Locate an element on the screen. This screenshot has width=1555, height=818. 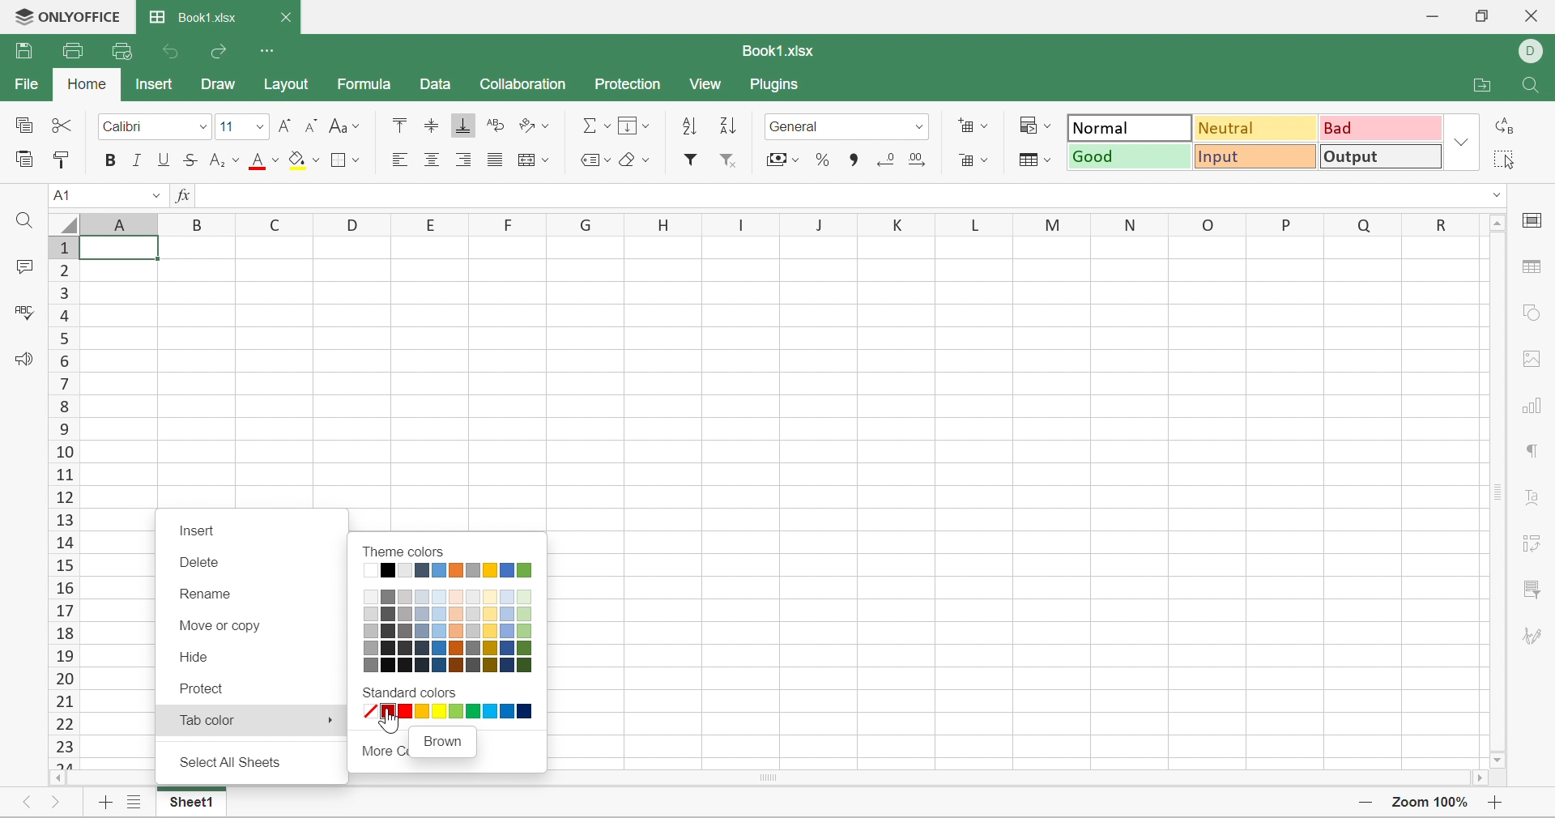
20 is located at coordinates (62, 676).